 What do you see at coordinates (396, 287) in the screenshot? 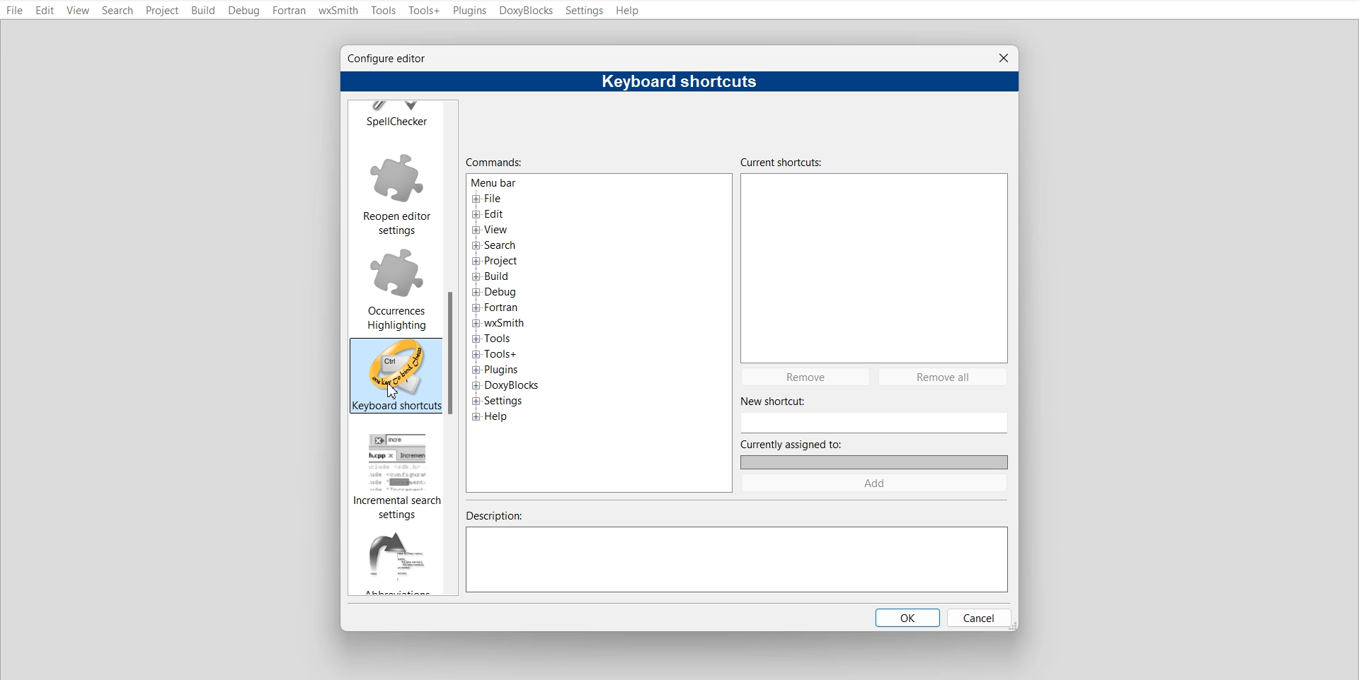
I see `Occurrences Highlighting` at bounding box center [396, 287].